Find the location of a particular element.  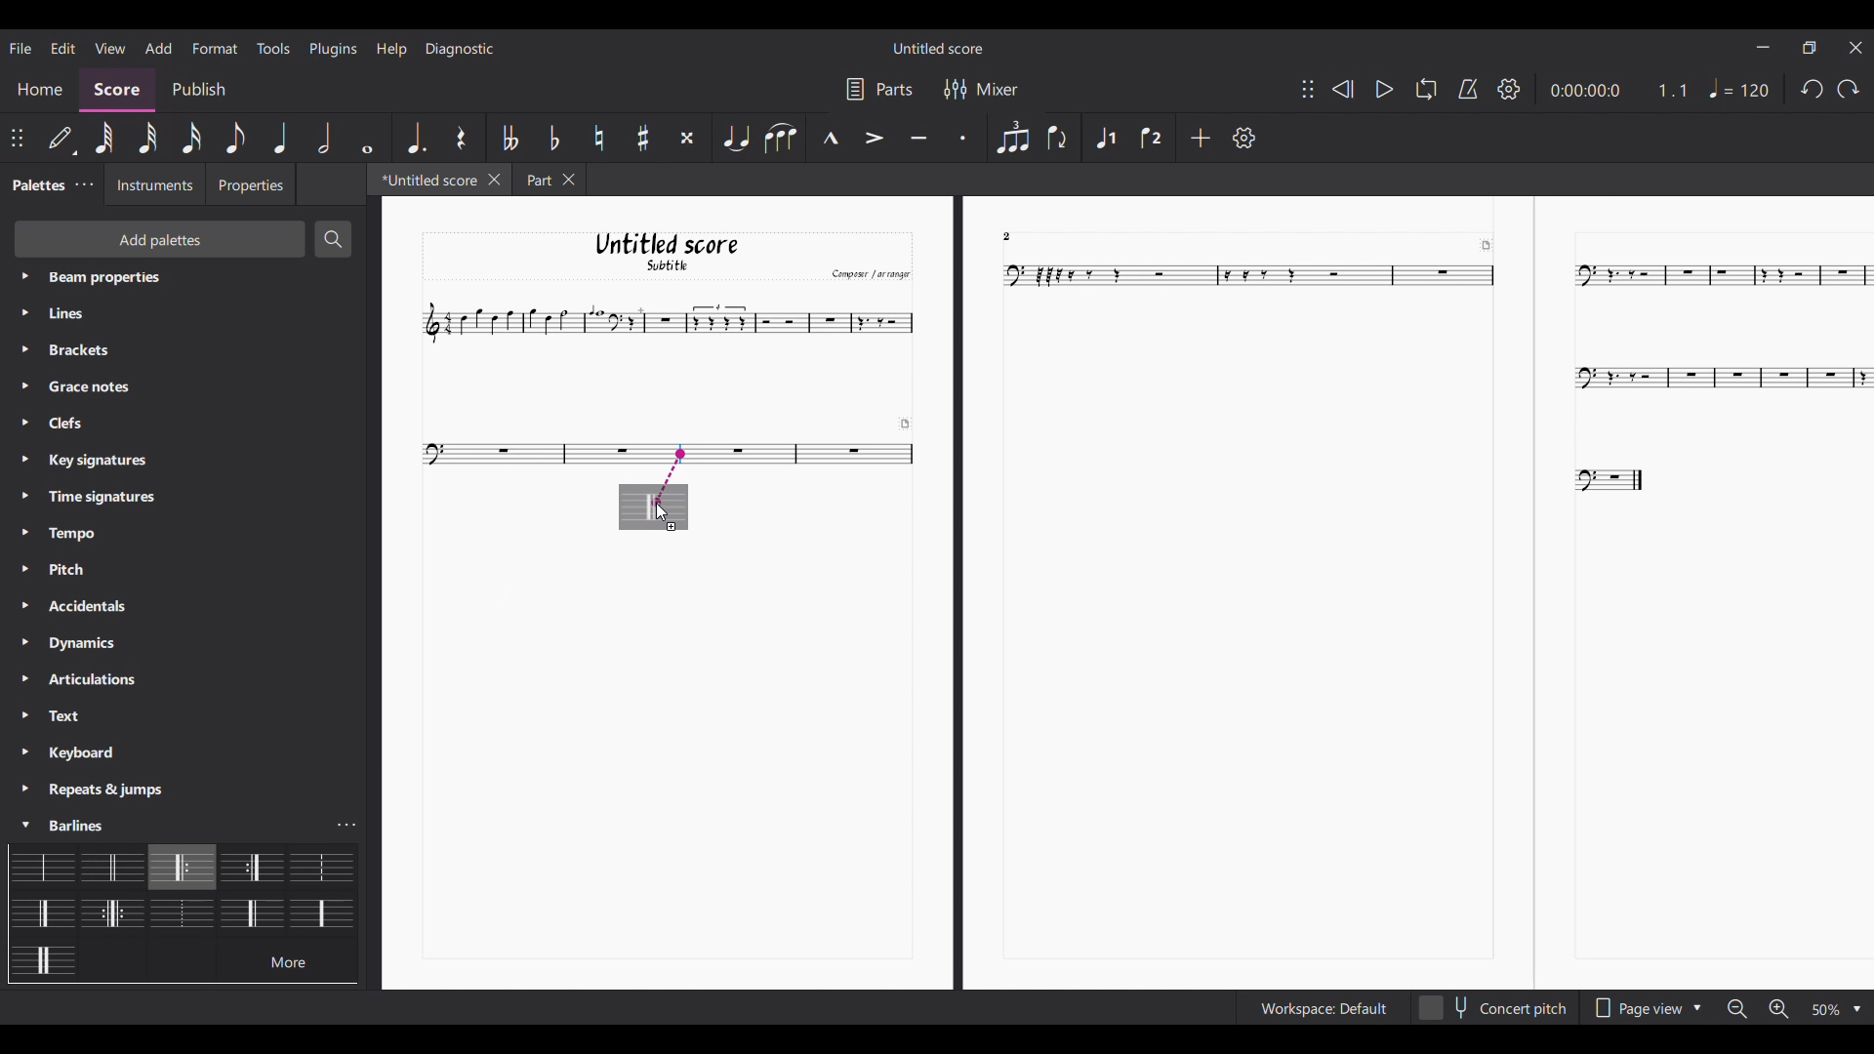

Add is located at coordinates (1201, 138).